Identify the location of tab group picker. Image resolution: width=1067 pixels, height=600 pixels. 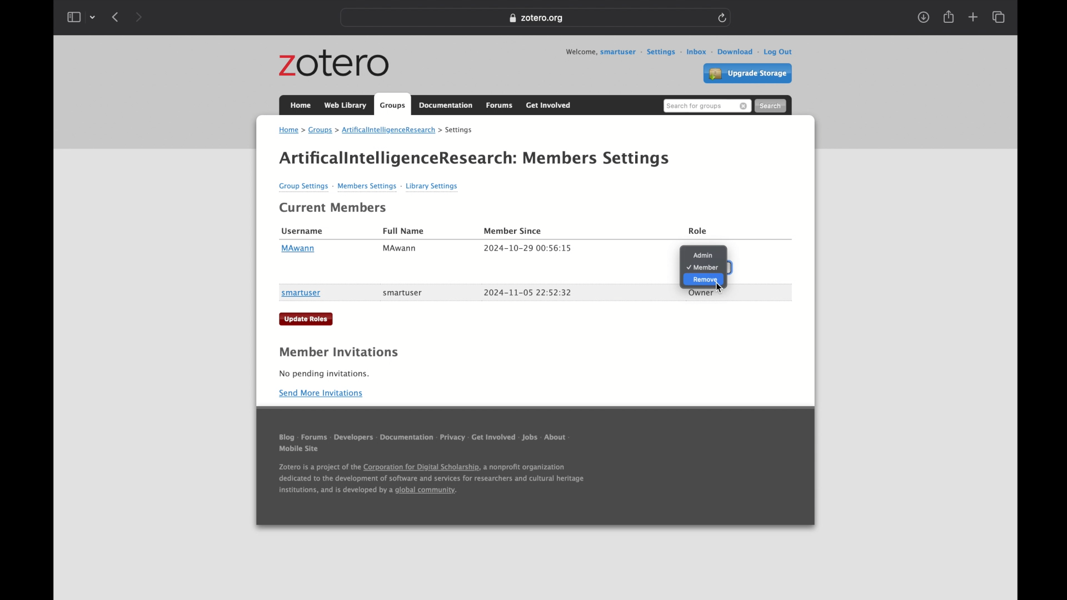
(93, 17).